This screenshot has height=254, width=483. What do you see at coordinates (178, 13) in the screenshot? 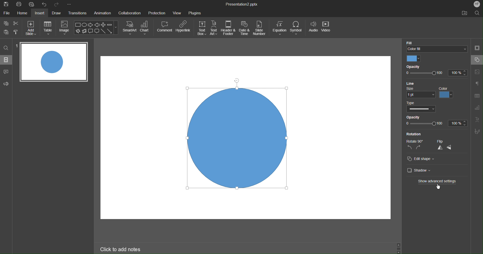
I see `View` at bounding box center [178, 13].